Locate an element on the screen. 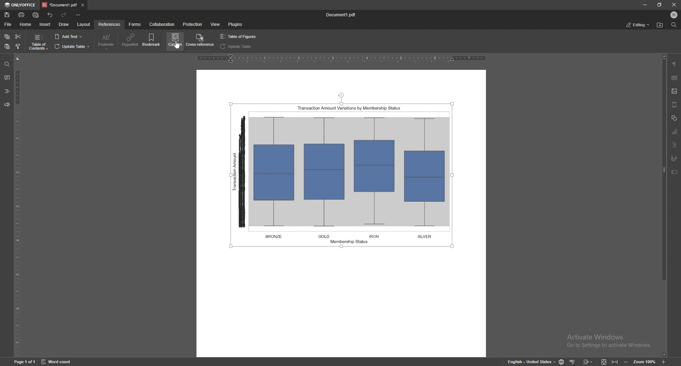 This screenshot has height=366, width=681. paste is located at coordinates (7, 47).